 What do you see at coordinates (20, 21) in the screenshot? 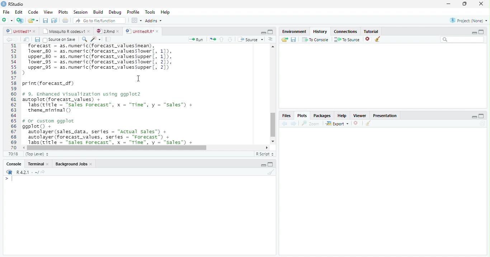
I see `Create a project` at bounding box center [20, 21].